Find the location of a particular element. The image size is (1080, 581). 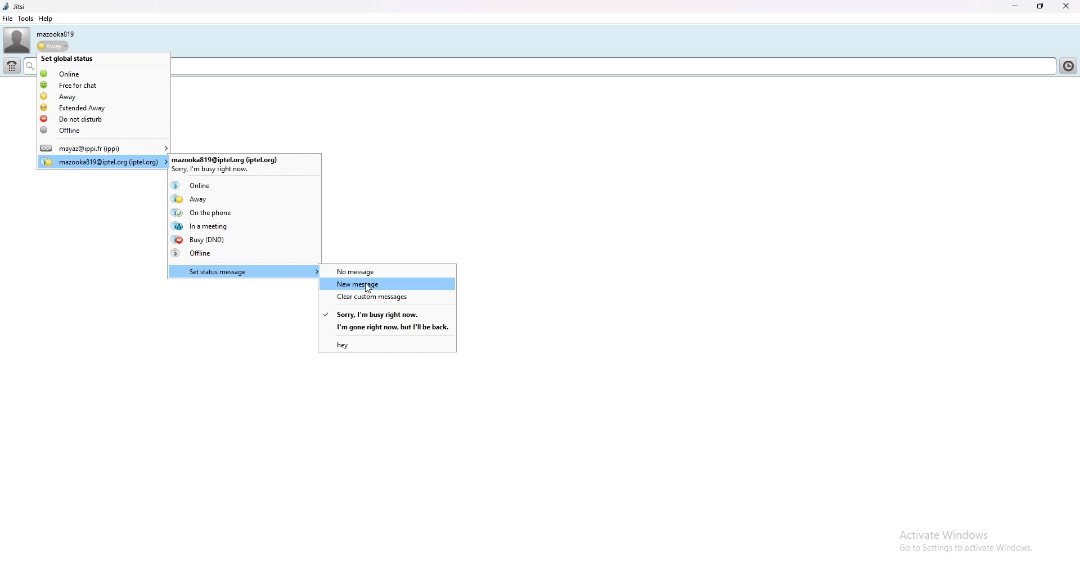

status is located at coordinates (52, 47).